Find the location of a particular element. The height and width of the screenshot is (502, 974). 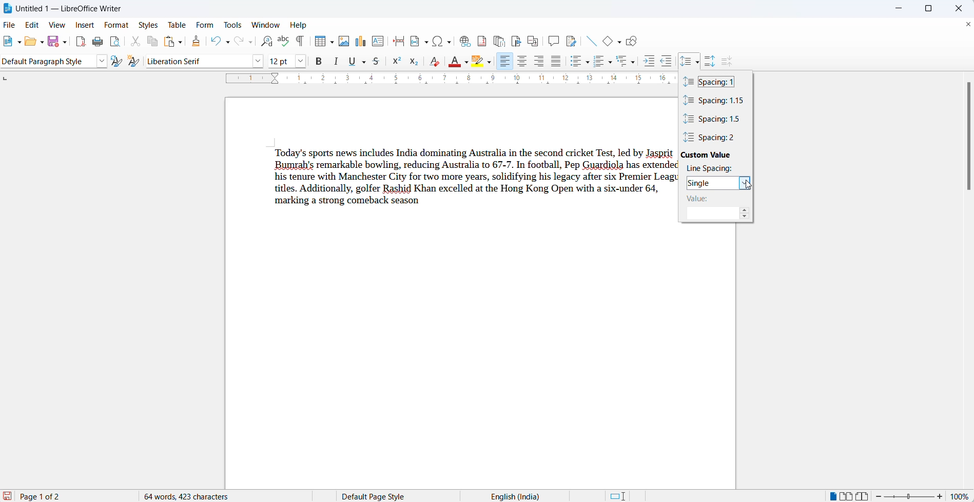

select outline format is located at coordinates (626, 62).